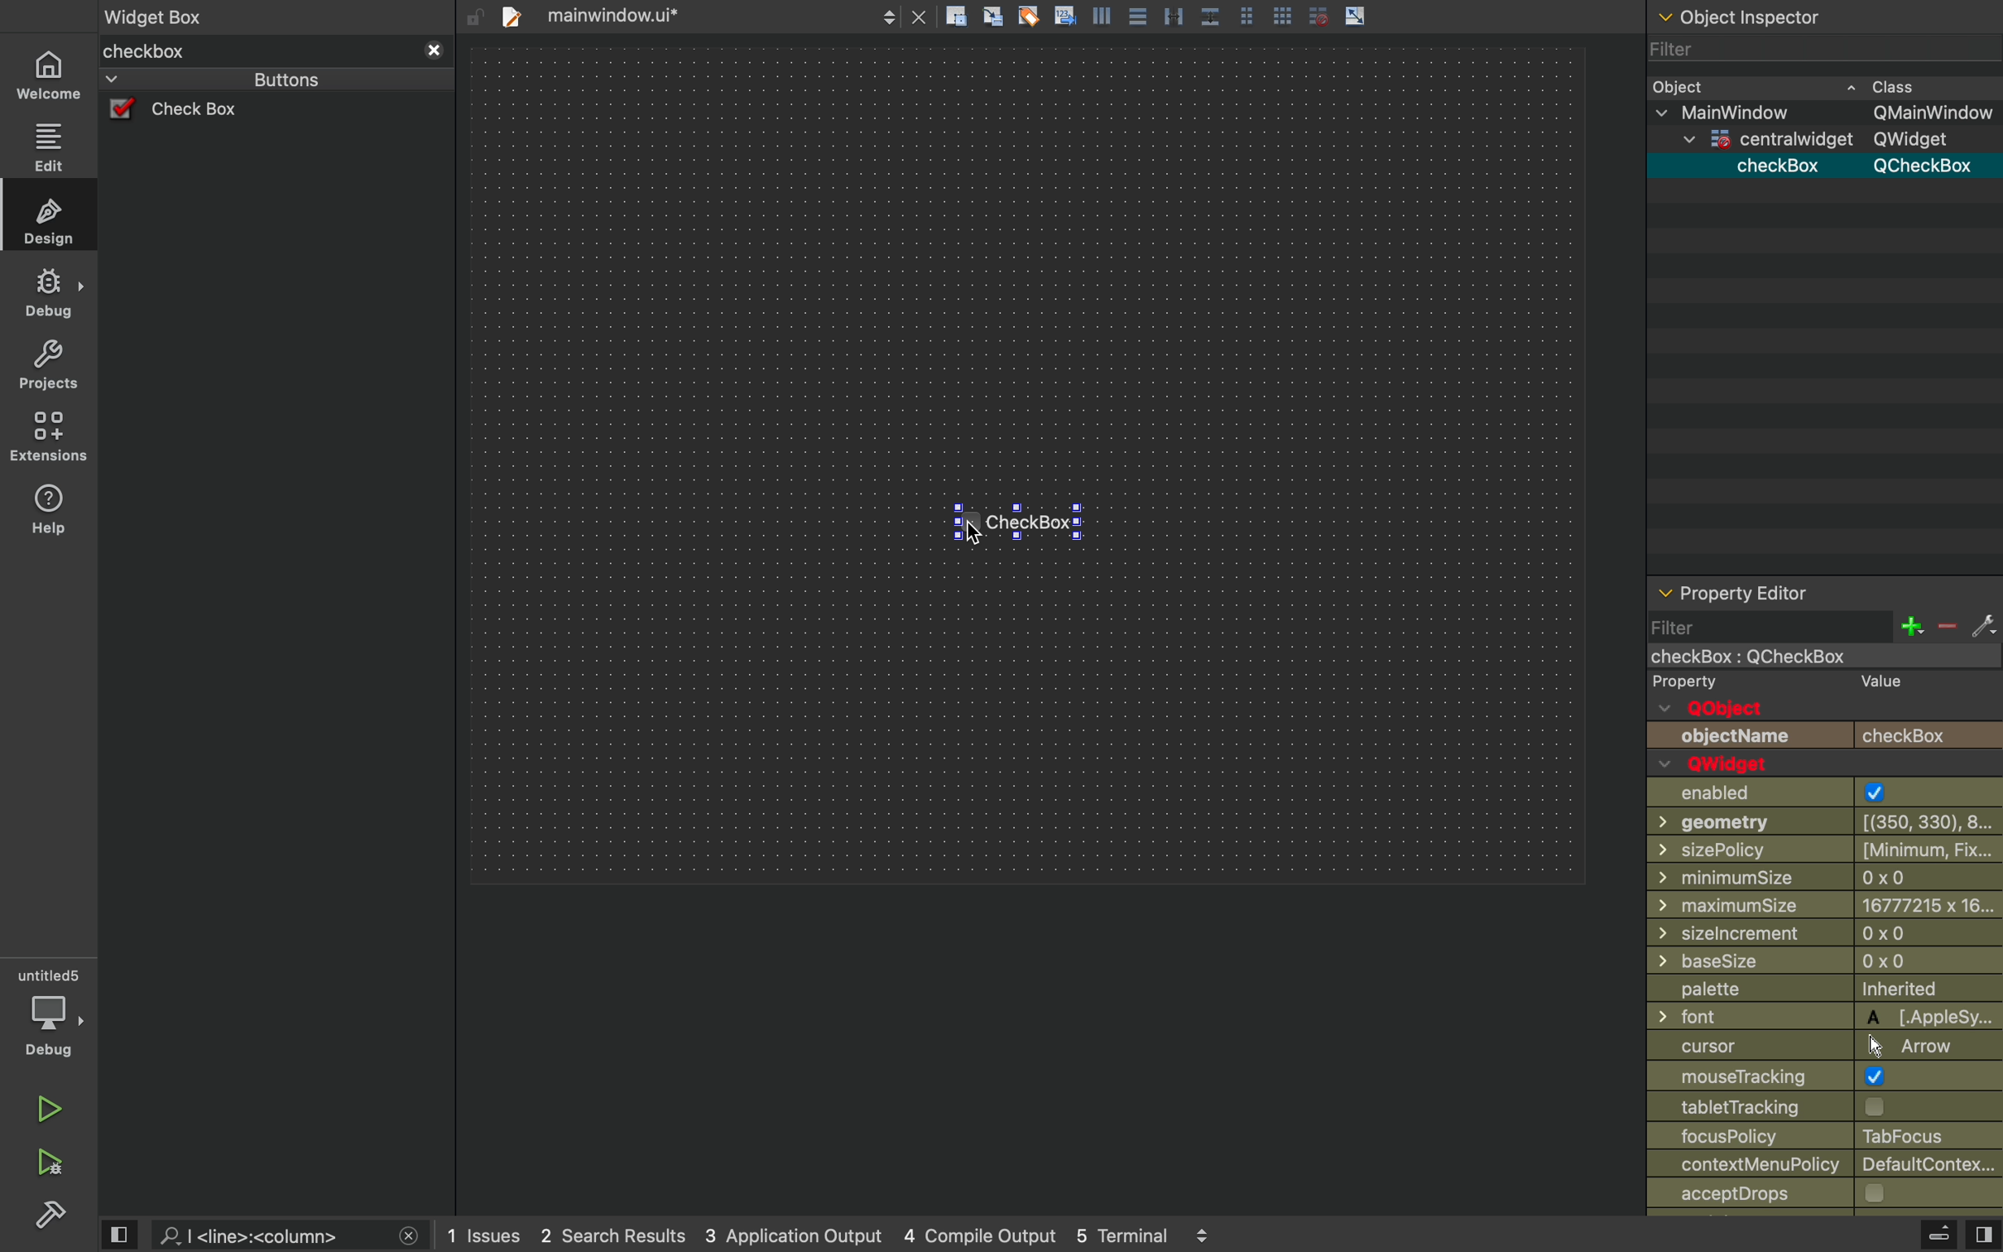 This screenshot has width=2003, height=1252. What do you see at coordinates (1983, 1236) in the screenshot?
I see `view` at bounding box center [1983, 1236].